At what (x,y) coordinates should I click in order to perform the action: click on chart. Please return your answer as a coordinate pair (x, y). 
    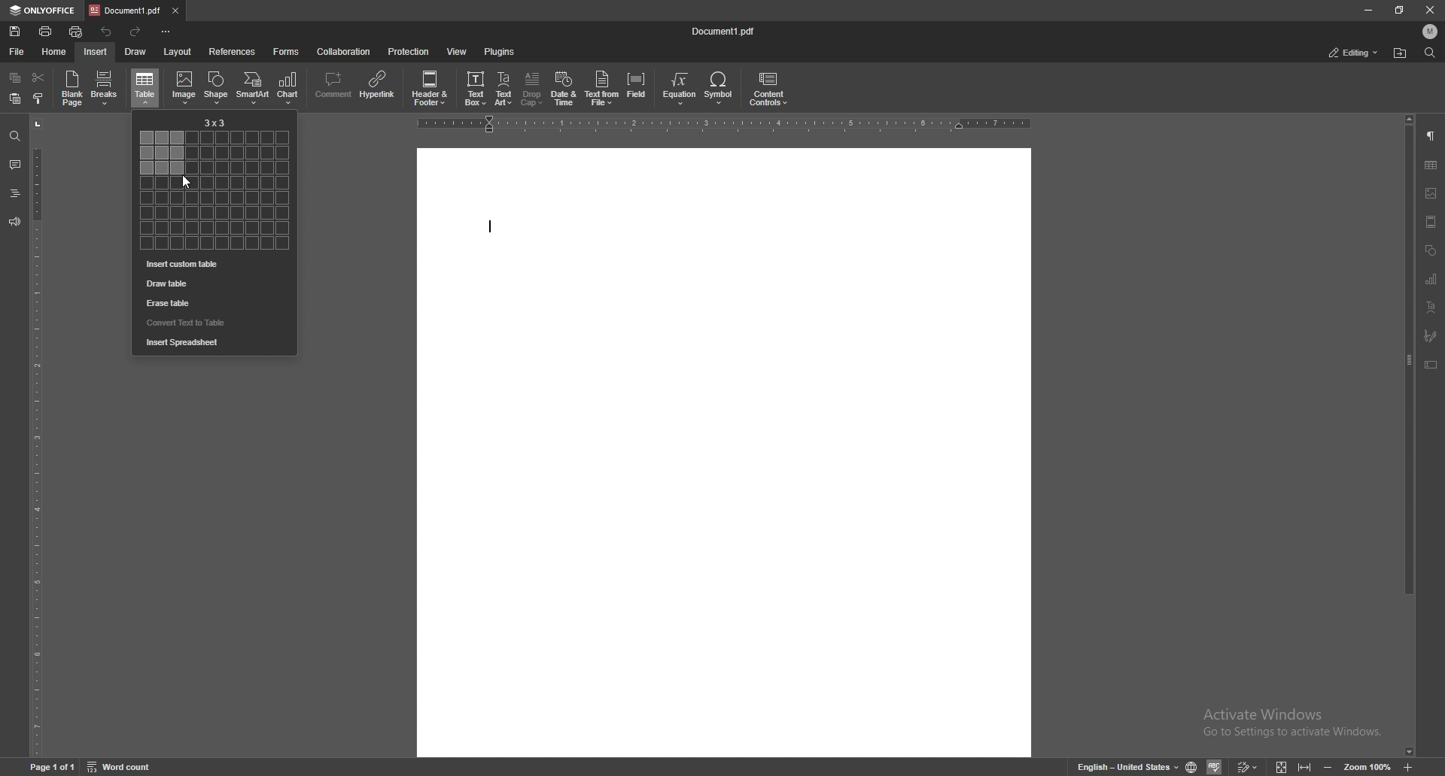
    Looking at the image, I should click on (291, 89).